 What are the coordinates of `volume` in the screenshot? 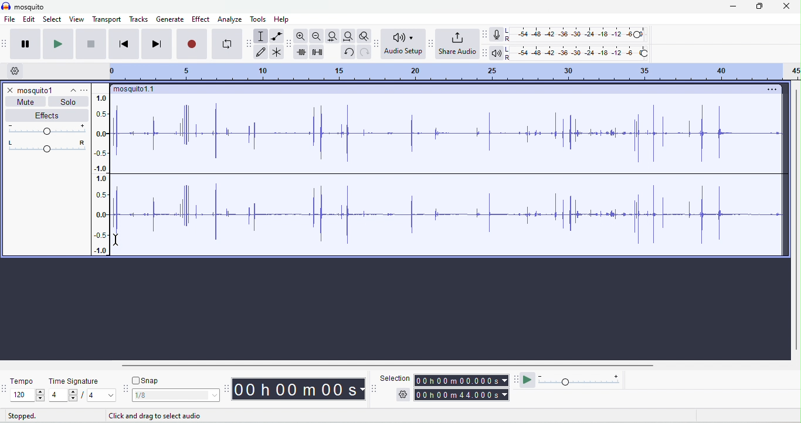 It's located at (46, 129).